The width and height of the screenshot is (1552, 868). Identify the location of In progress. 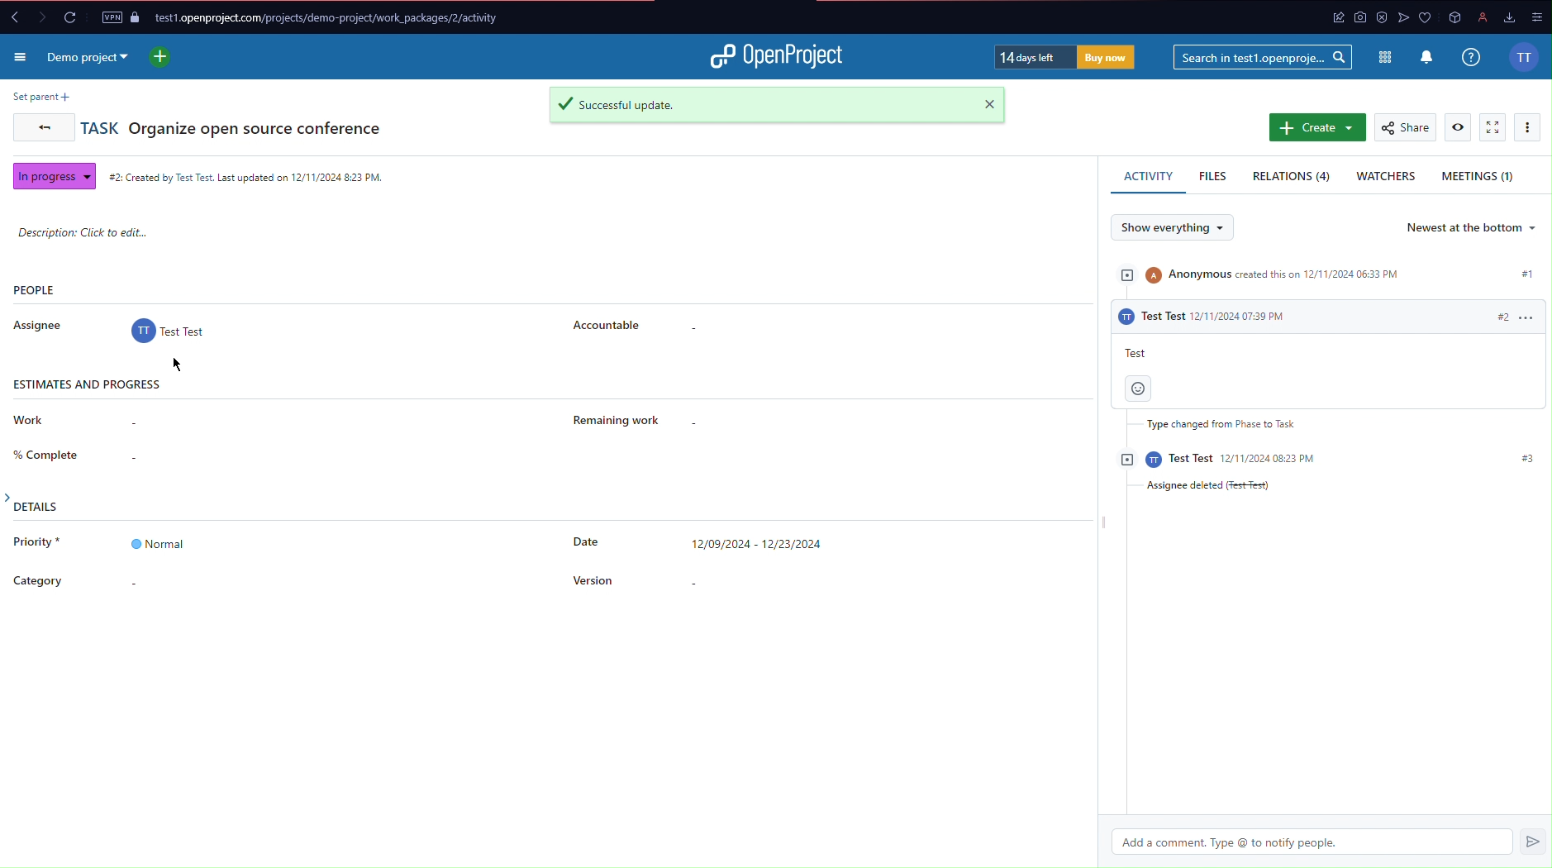
(53, 176).